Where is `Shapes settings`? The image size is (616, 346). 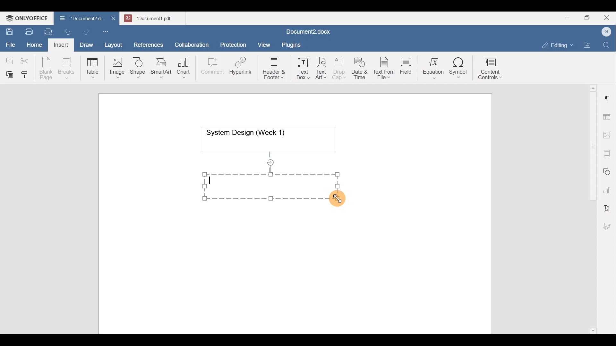
Shapes settings is located at coordinates (608, 171).